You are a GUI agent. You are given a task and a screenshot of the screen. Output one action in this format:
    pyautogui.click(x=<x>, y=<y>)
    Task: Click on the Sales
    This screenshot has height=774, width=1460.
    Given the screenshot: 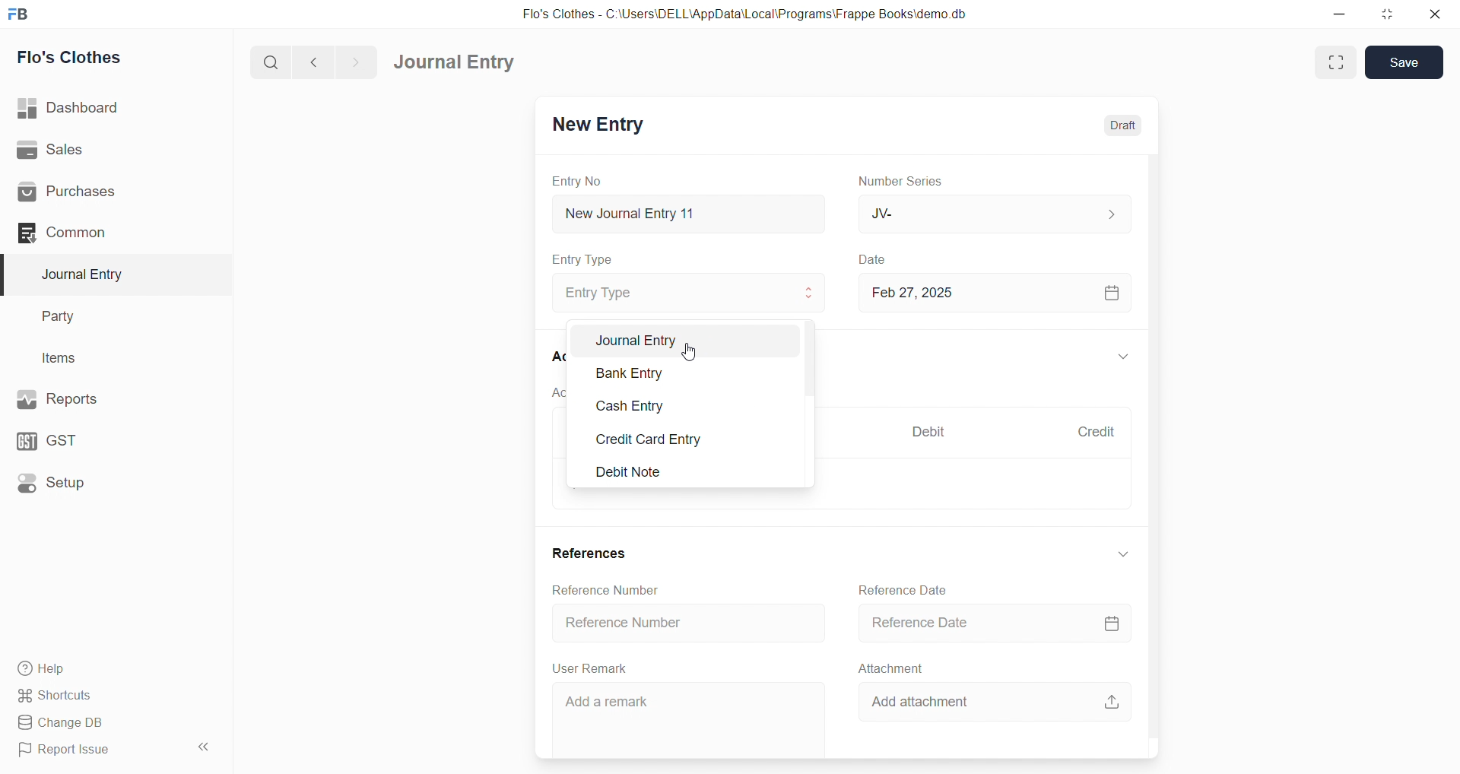 What is the action you would take?
    pyautogui.click(x=90, y=149)
    